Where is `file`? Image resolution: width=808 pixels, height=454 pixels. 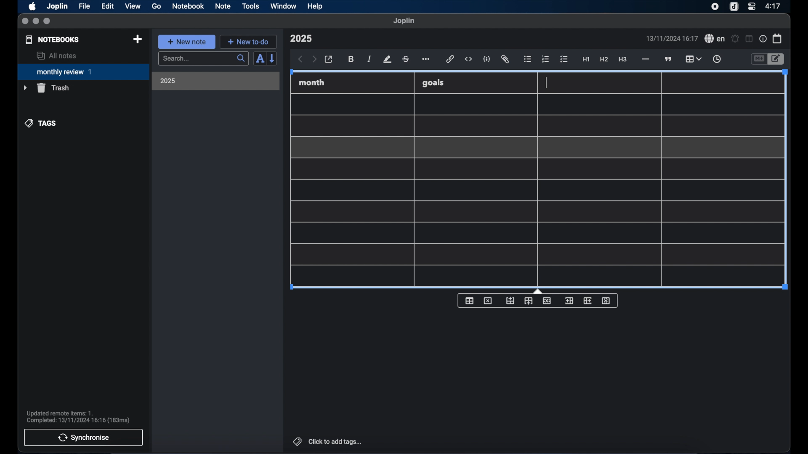
file is located at coordinates (84, 6).